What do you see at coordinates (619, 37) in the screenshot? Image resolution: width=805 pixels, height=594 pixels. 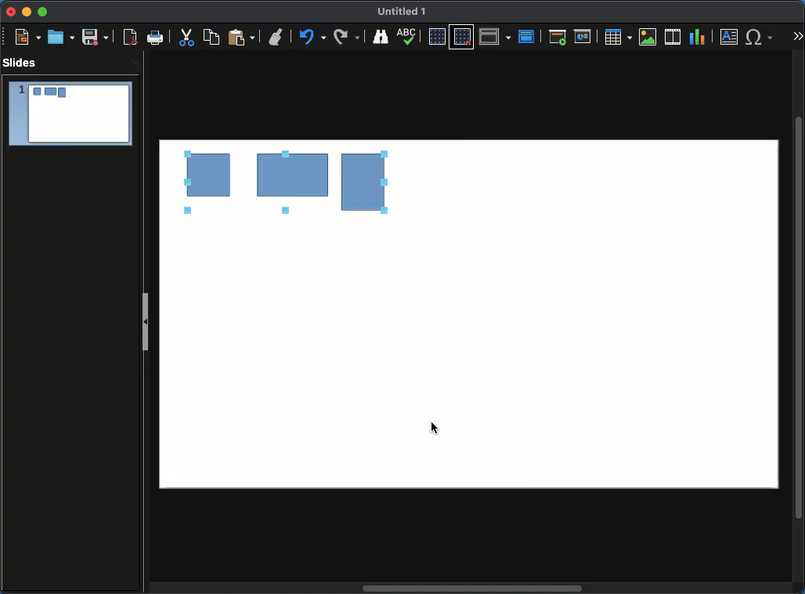 I see `Table` at bounding box center [619, 37].